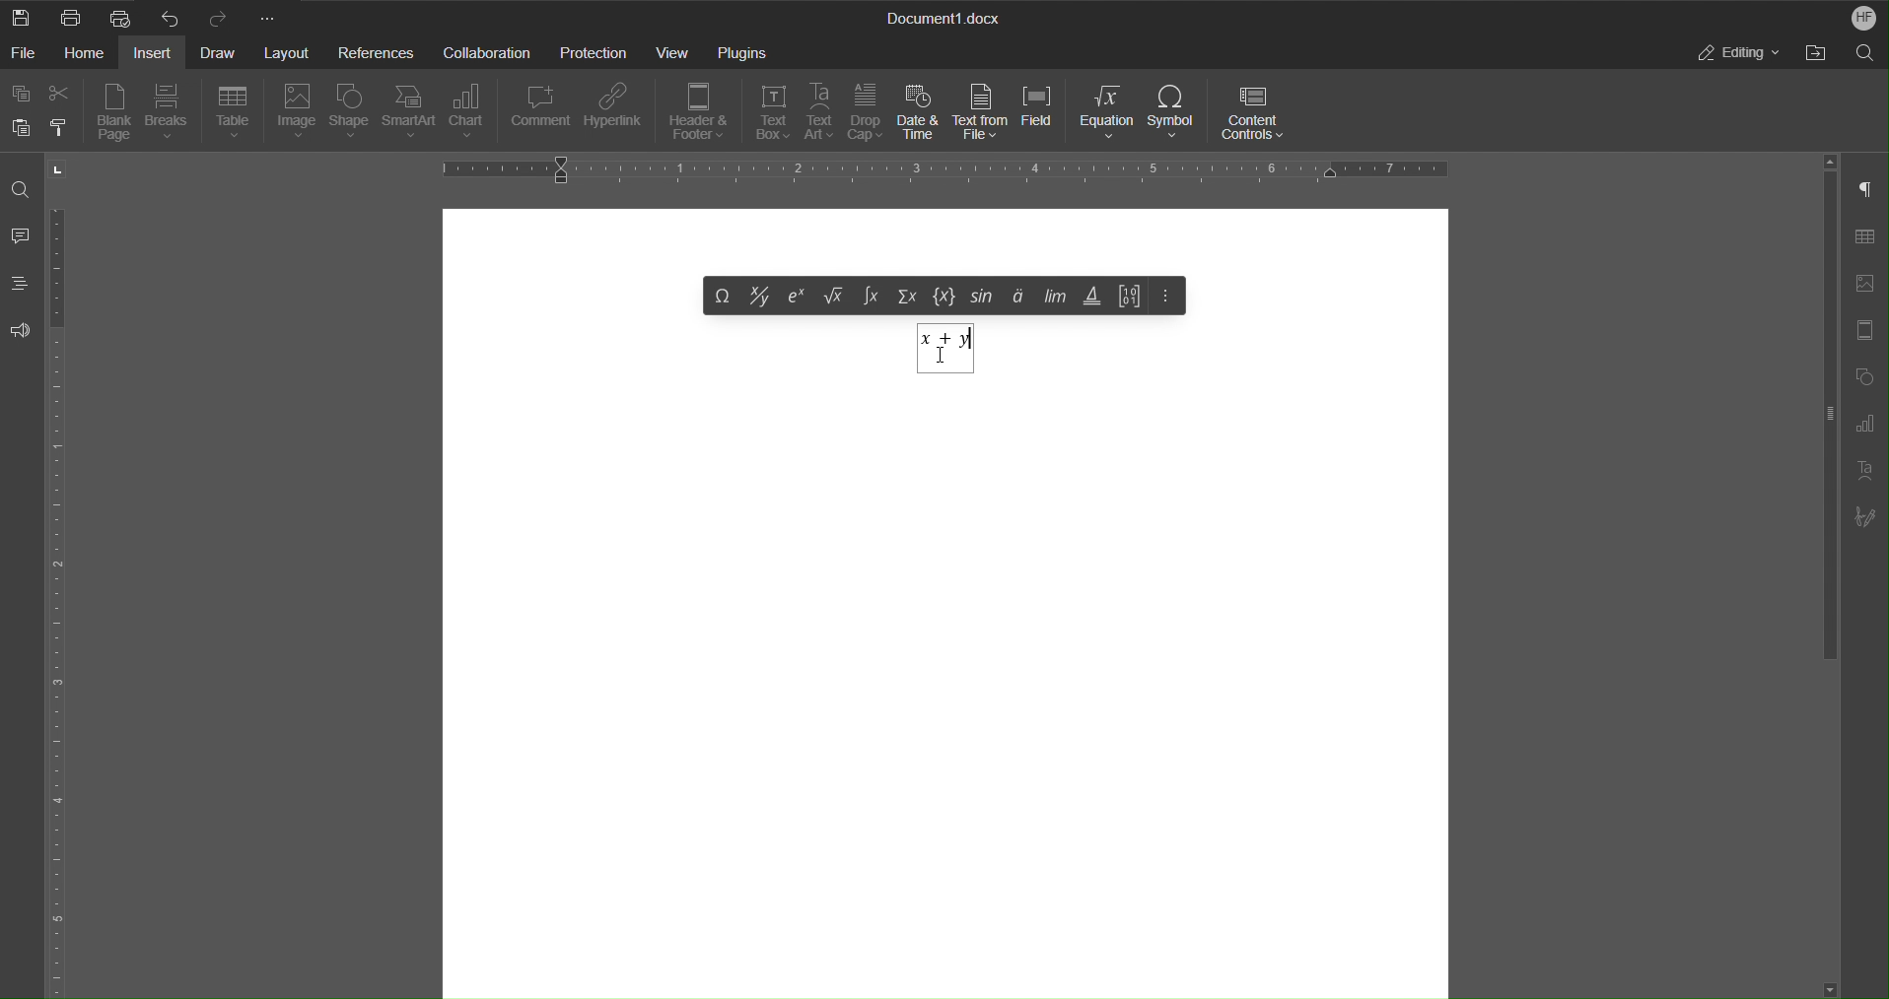  What do you see at coordinates (231, 113) in the screenshot?
I see `Table` at bounding box center [231, 113].